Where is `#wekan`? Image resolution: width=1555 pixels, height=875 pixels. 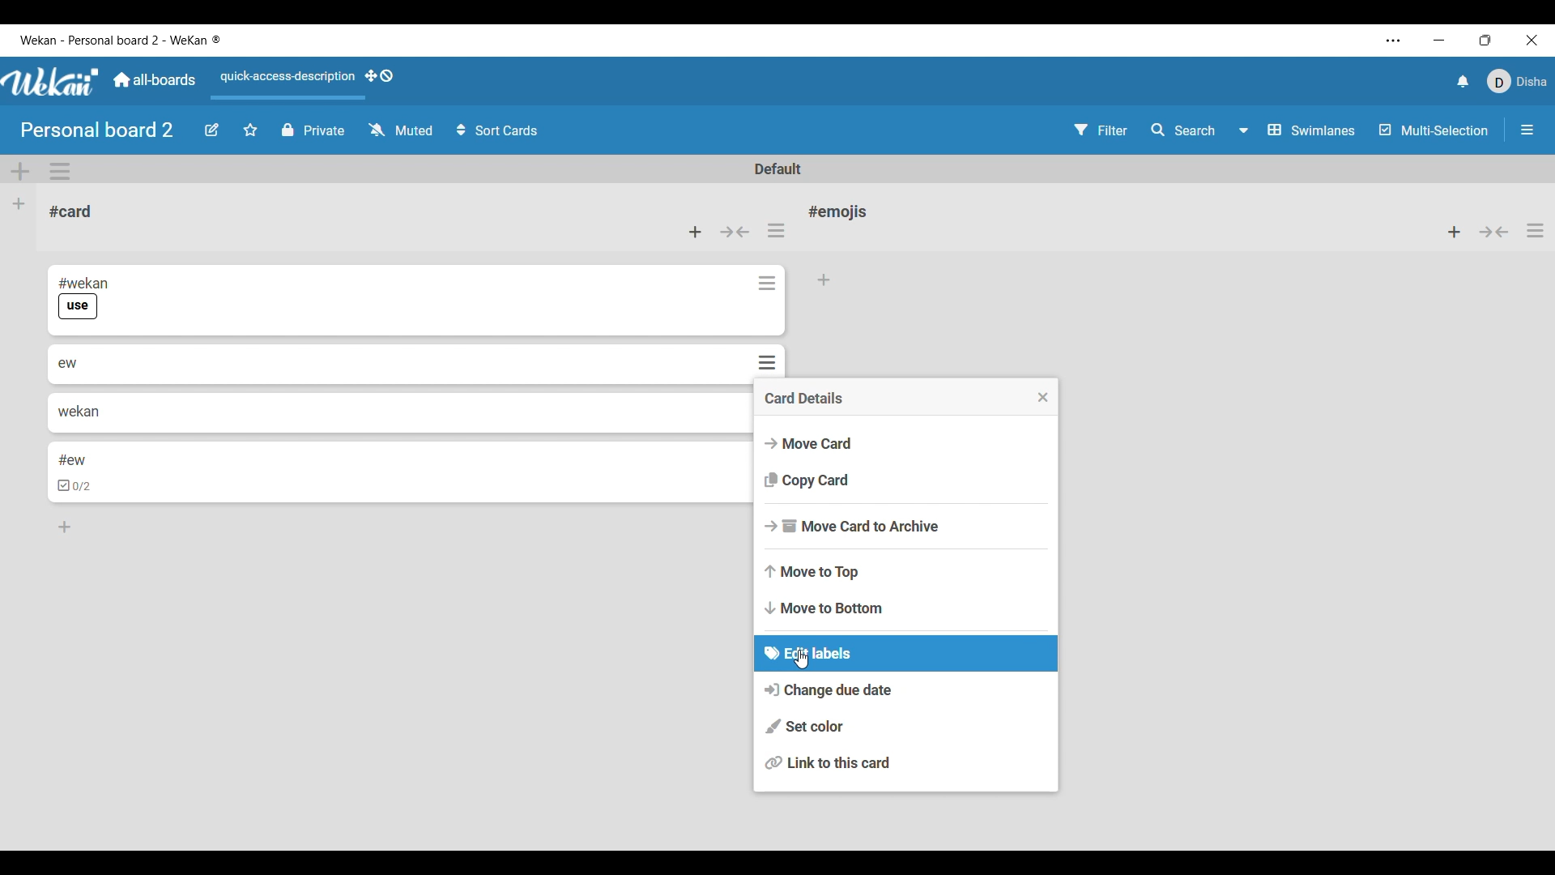 #wekan is located at coordinates (84, 282).